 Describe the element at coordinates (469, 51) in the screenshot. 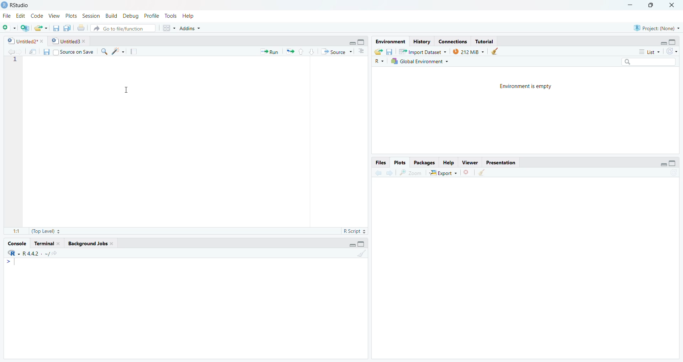

I see `212 MB` at that location.